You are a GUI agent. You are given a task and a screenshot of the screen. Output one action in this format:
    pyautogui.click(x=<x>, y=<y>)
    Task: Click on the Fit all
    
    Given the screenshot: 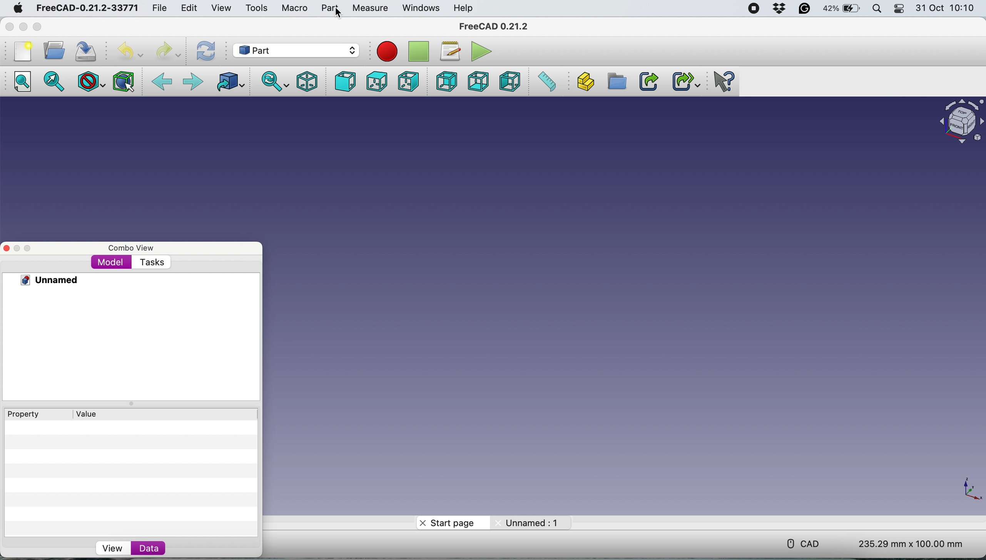 What is the action you would take?
    pyautogui.click(x=22, y=80)
    